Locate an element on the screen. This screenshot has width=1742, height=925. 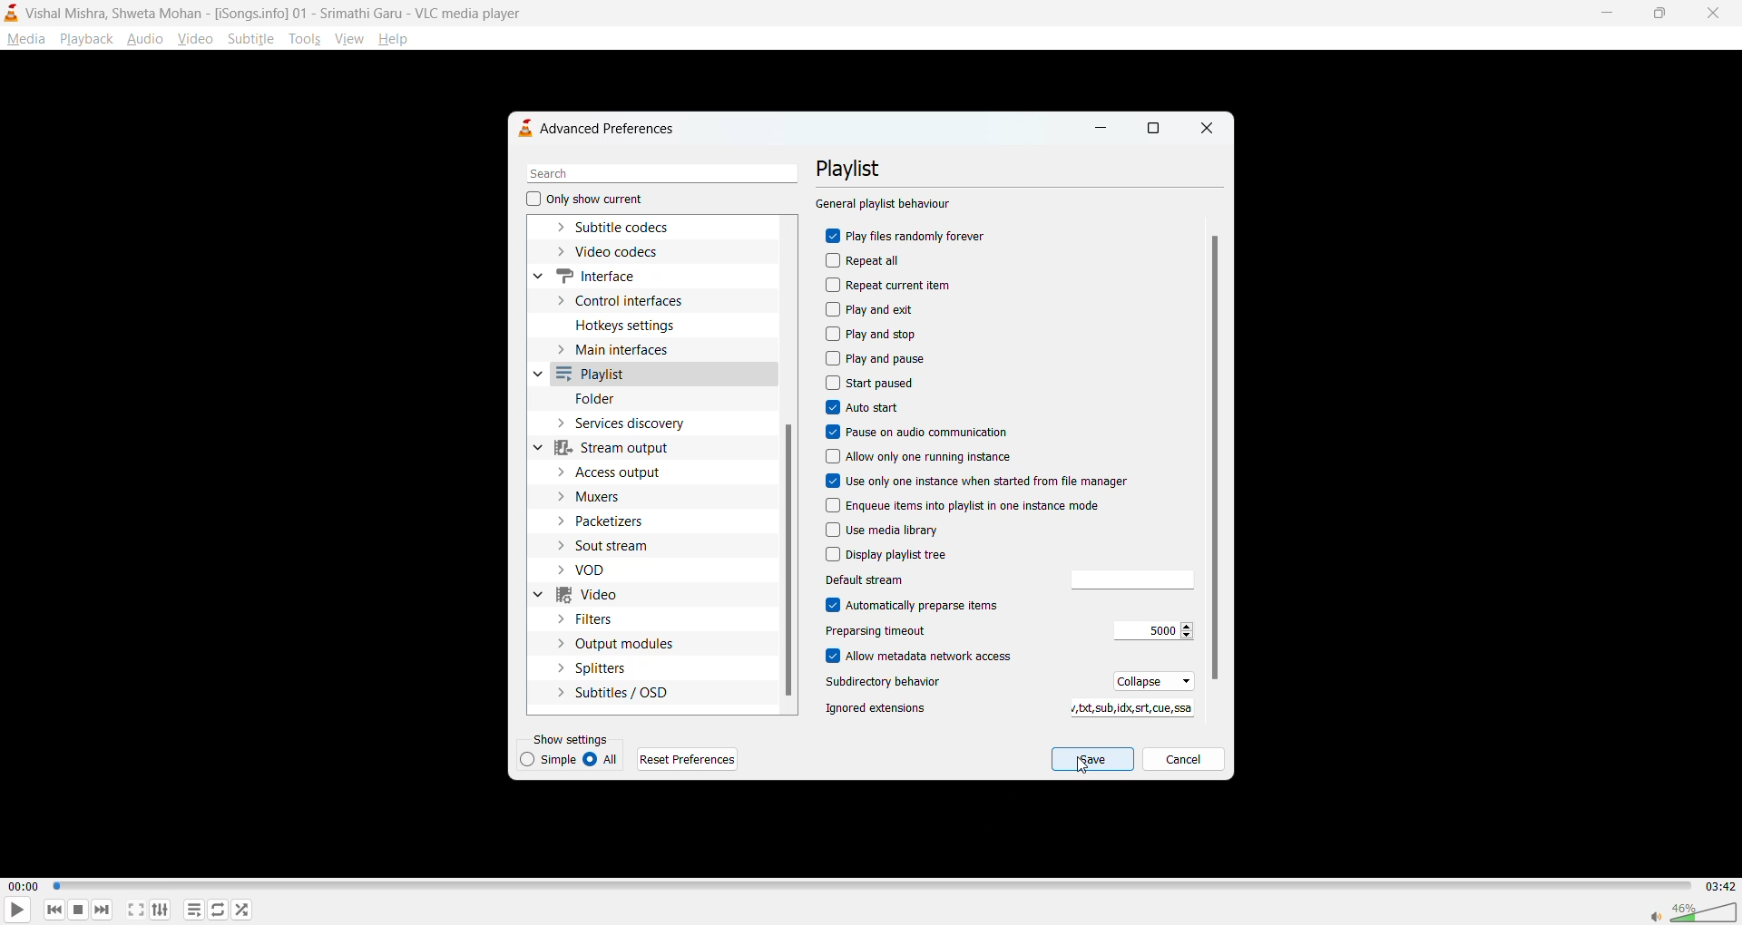
settings is located at coordinates (161, 909).